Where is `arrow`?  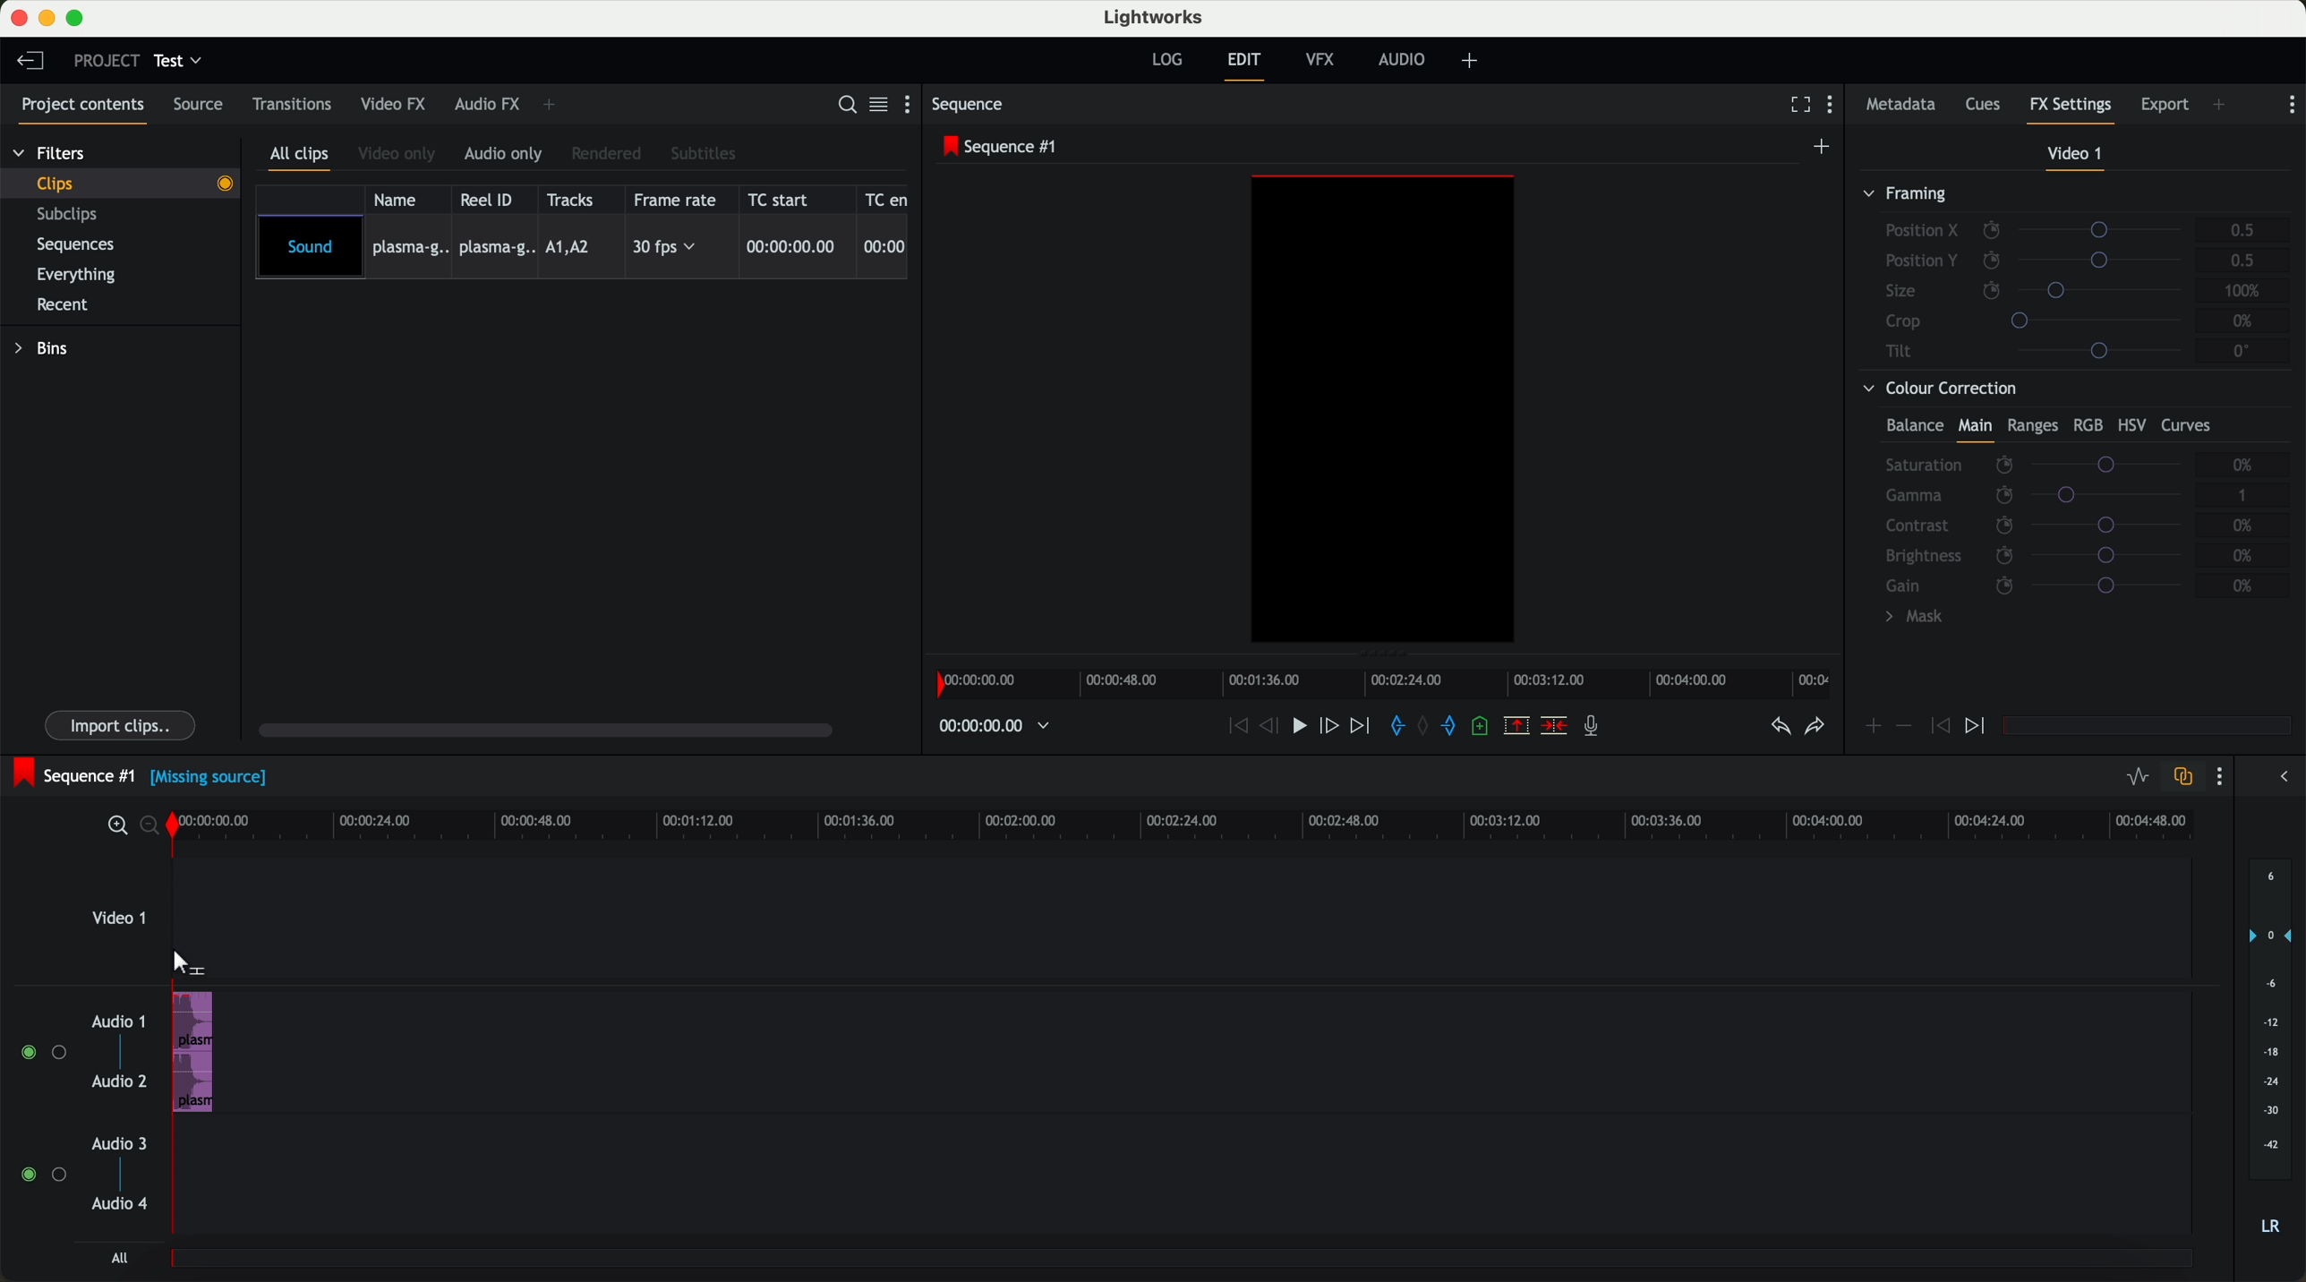
arrow is located at coordinates (2278, 778).